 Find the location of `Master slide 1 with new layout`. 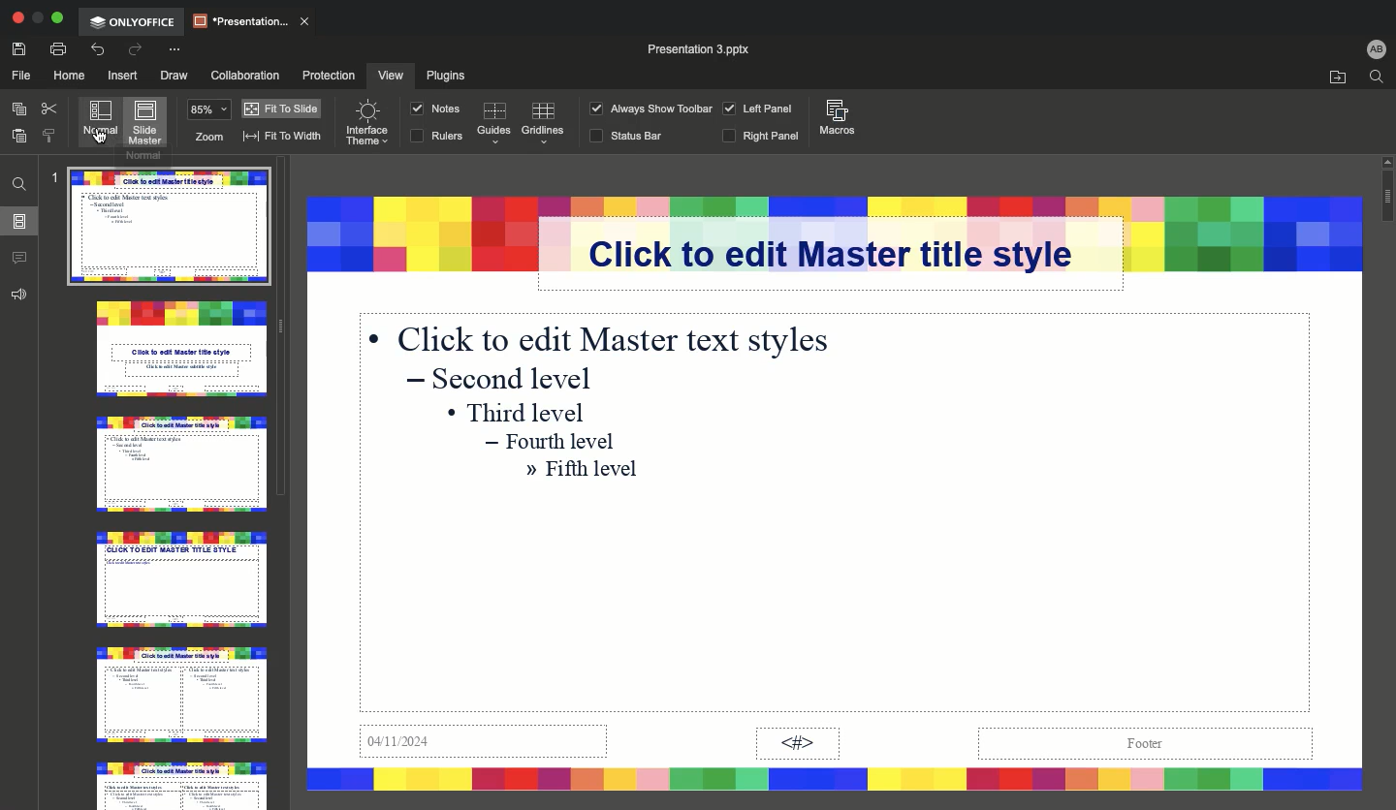

Master slide 1 with new layout is located at coordinates (170, 231).